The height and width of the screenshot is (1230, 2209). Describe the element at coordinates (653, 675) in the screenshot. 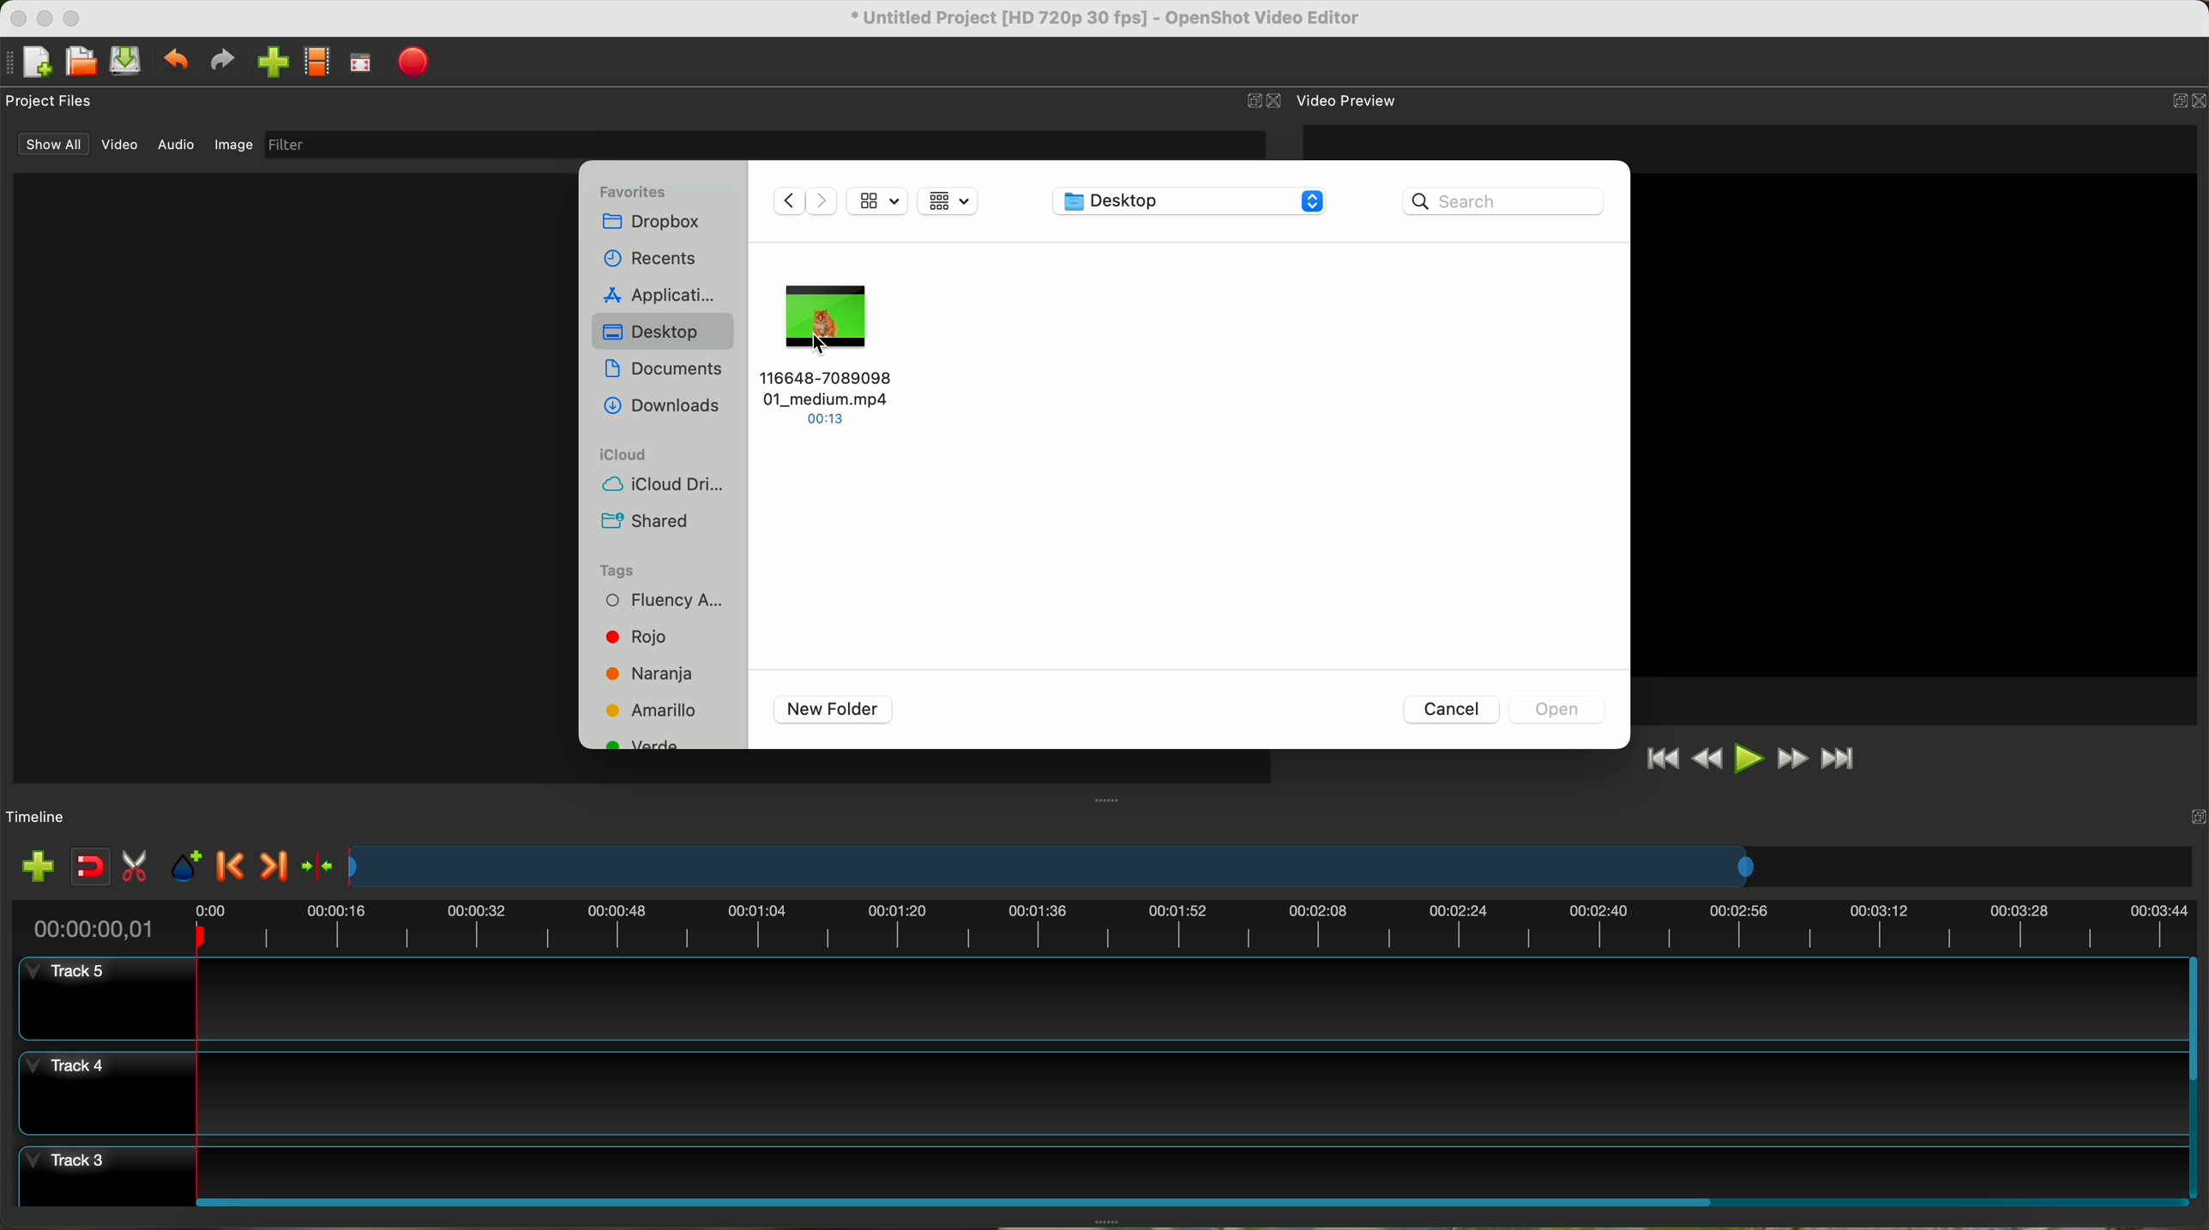

I see `orange tag` at that location.